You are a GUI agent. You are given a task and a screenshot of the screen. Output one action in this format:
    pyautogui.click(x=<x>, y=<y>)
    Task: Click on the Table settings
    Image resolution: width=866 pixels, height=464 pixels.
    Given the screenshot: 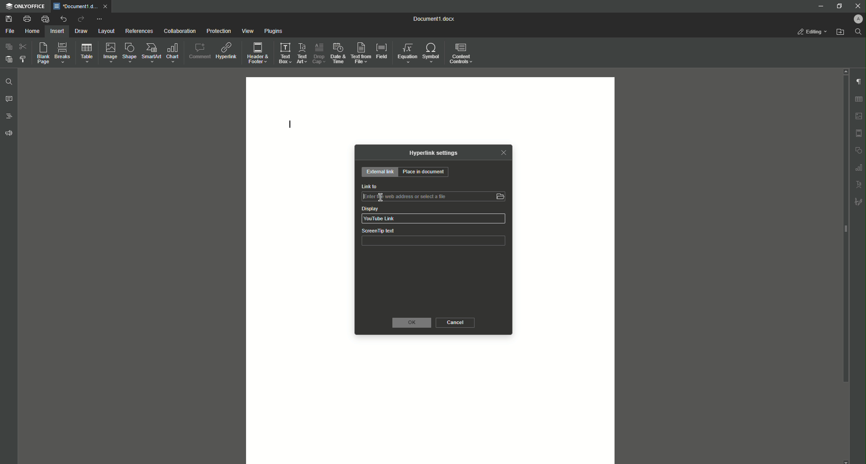 What is the action you would take?
    pyautogui.click(x=859, y=99)
    